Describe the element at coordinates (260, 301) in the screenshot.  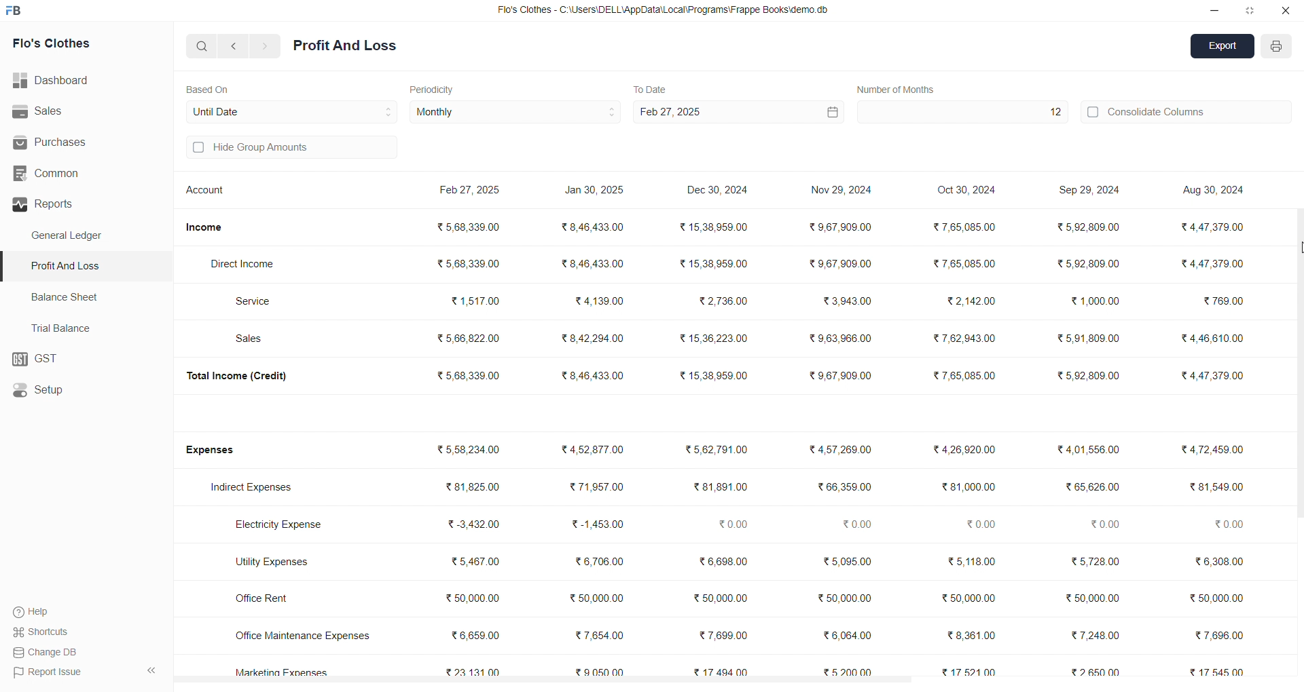
I see `Service` at that location.